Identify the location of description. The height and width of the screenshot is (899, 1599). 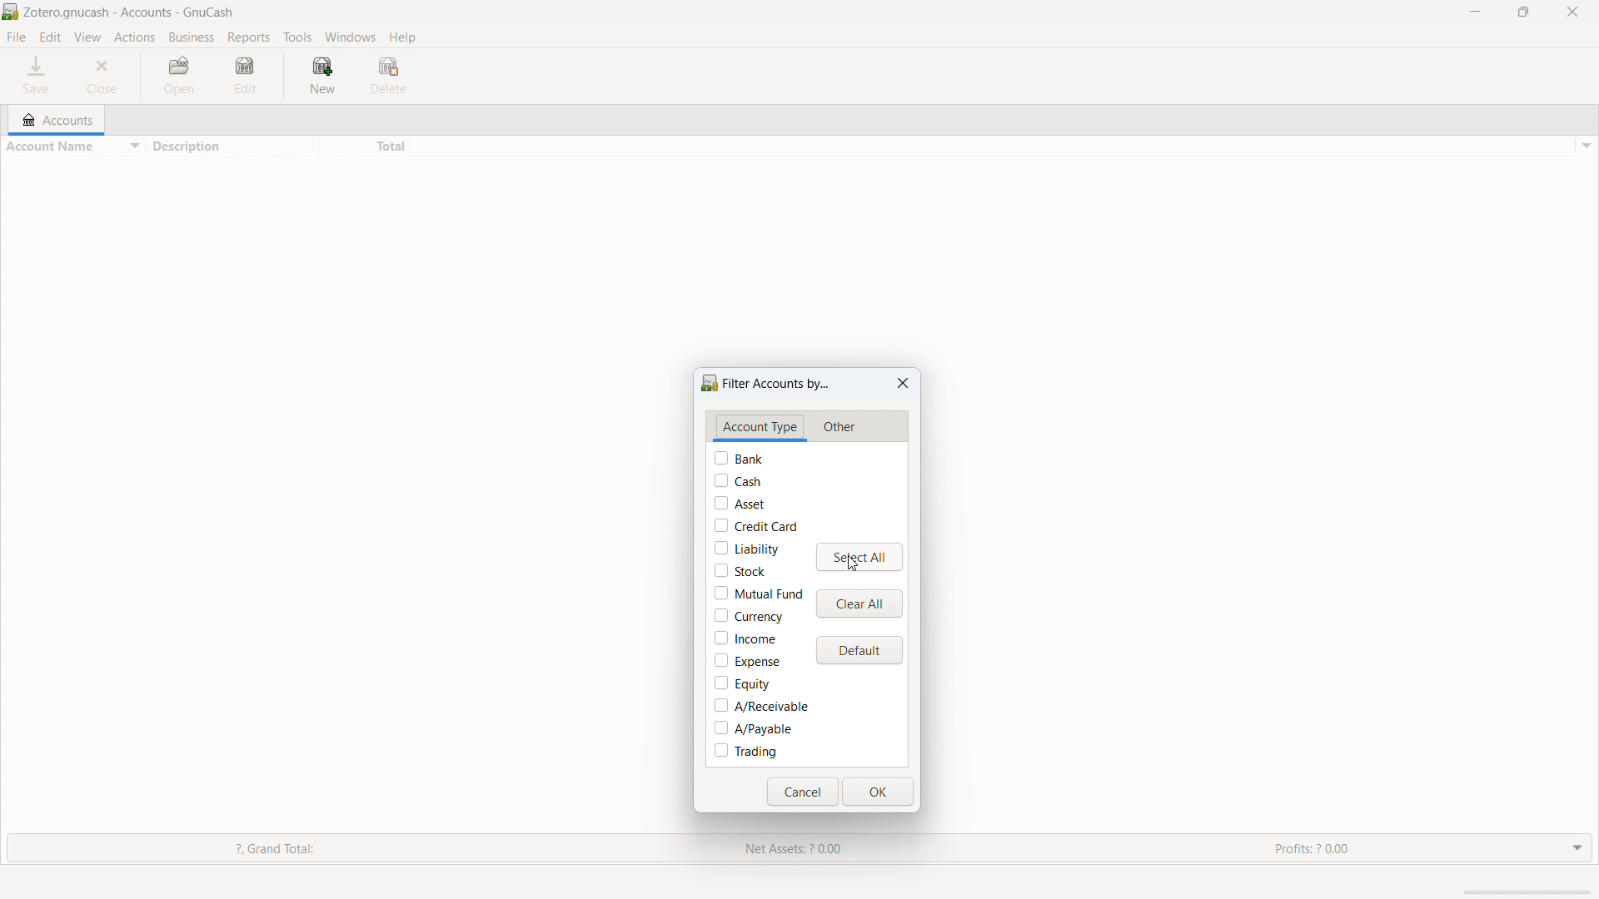
(228, 147).